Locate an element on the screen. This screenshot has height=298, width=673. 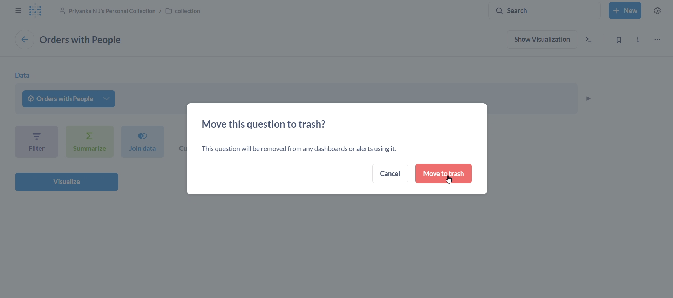
search is located at coordinates (543, 10).